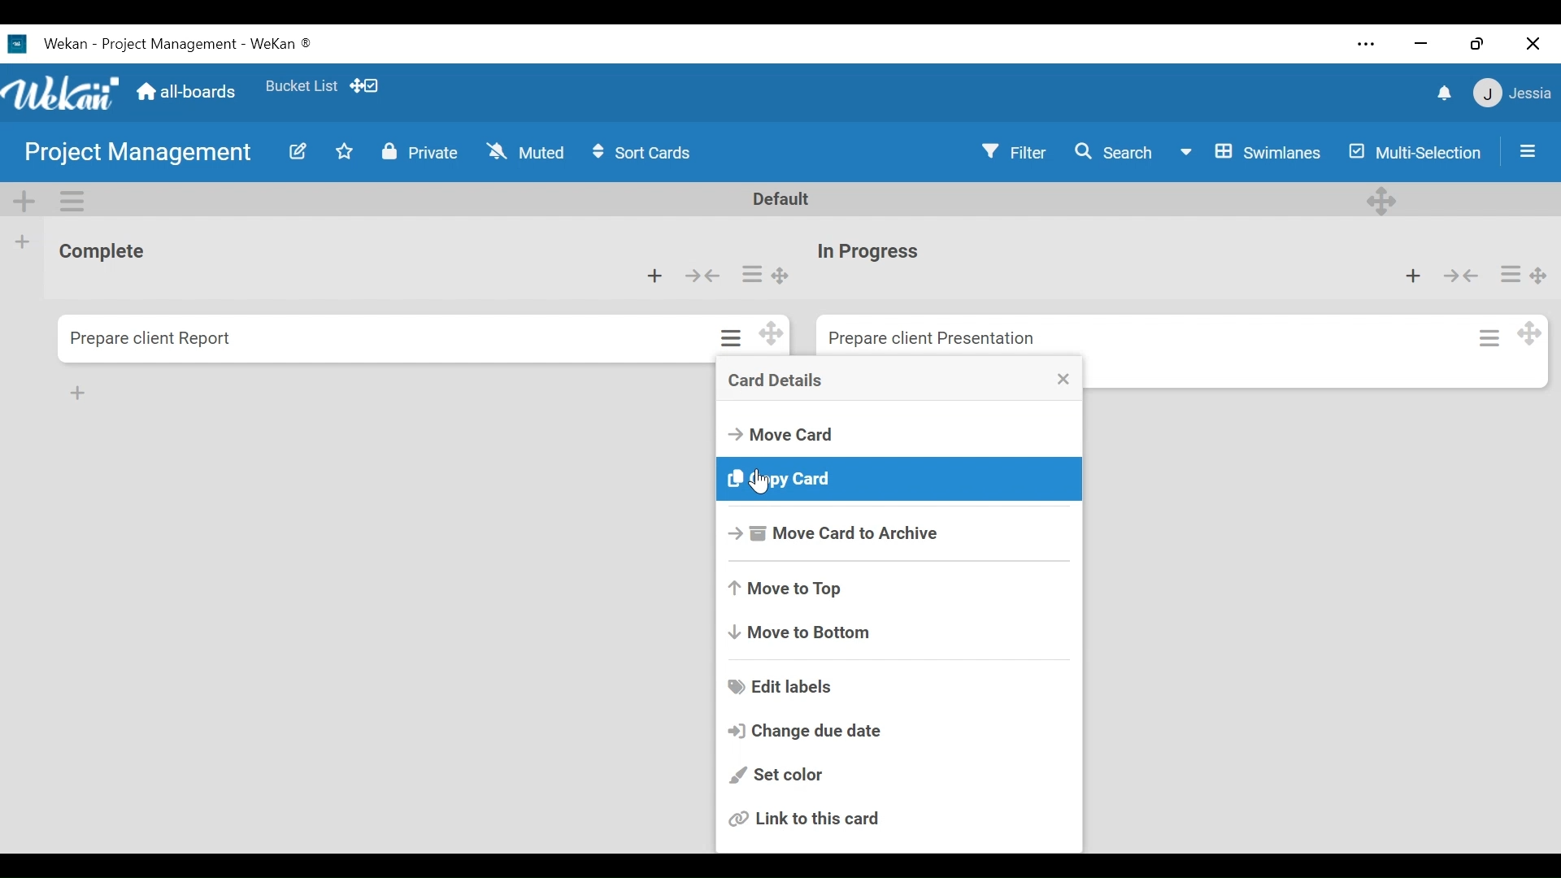 The height and width of the screenshot is (878, 1561). What do you see at coordinates (1382, 200) in the screenshot?
I see `Deesktop drag handle` at bounding box center [1382, 200].